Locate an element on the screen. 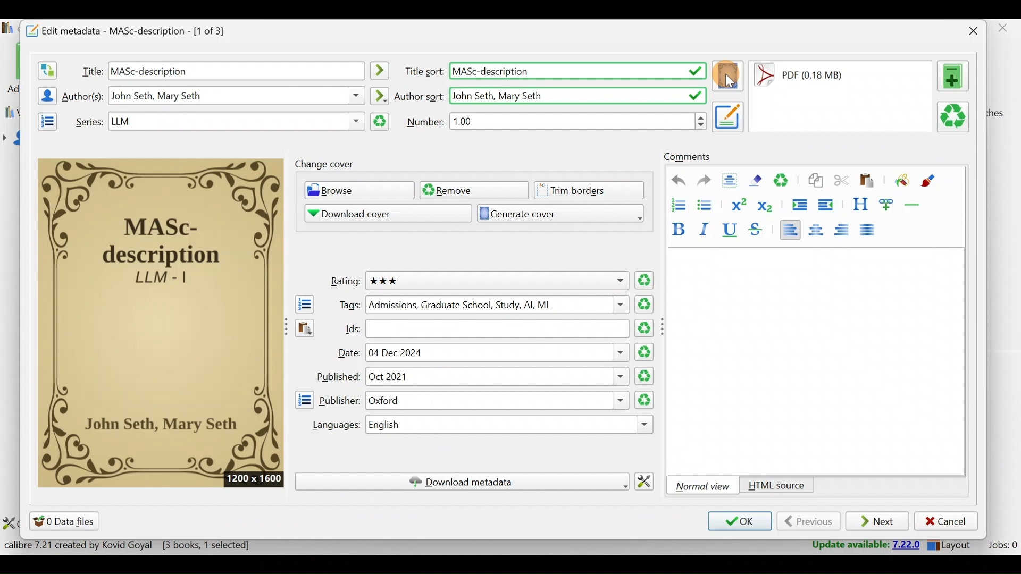 This screenshot has height=574, width=1021.  is located at coordinates (512, 425).